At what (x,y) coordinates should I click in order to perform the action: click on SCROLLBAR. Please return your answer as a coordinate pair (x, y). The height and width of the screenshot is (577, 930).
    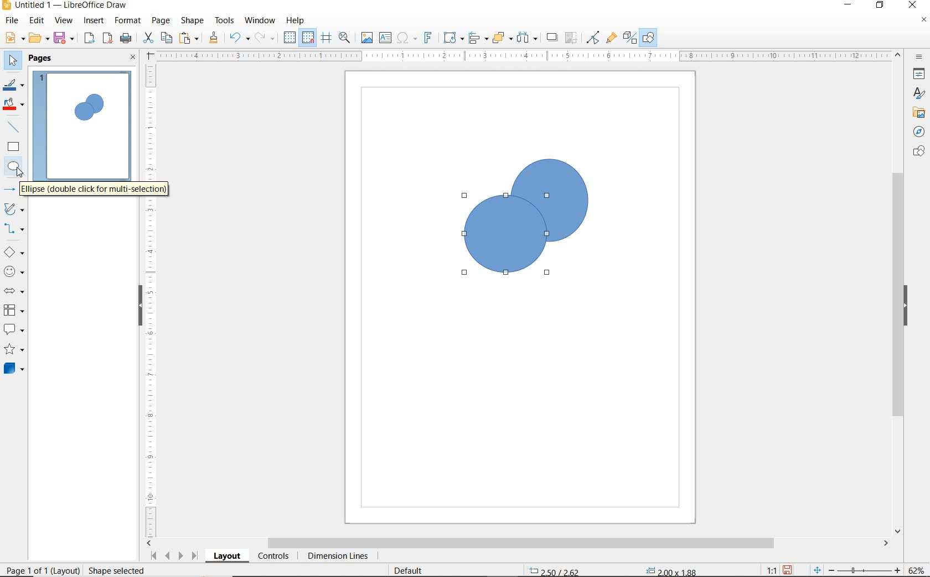
    Looking at the image, I should click on (518, 544).